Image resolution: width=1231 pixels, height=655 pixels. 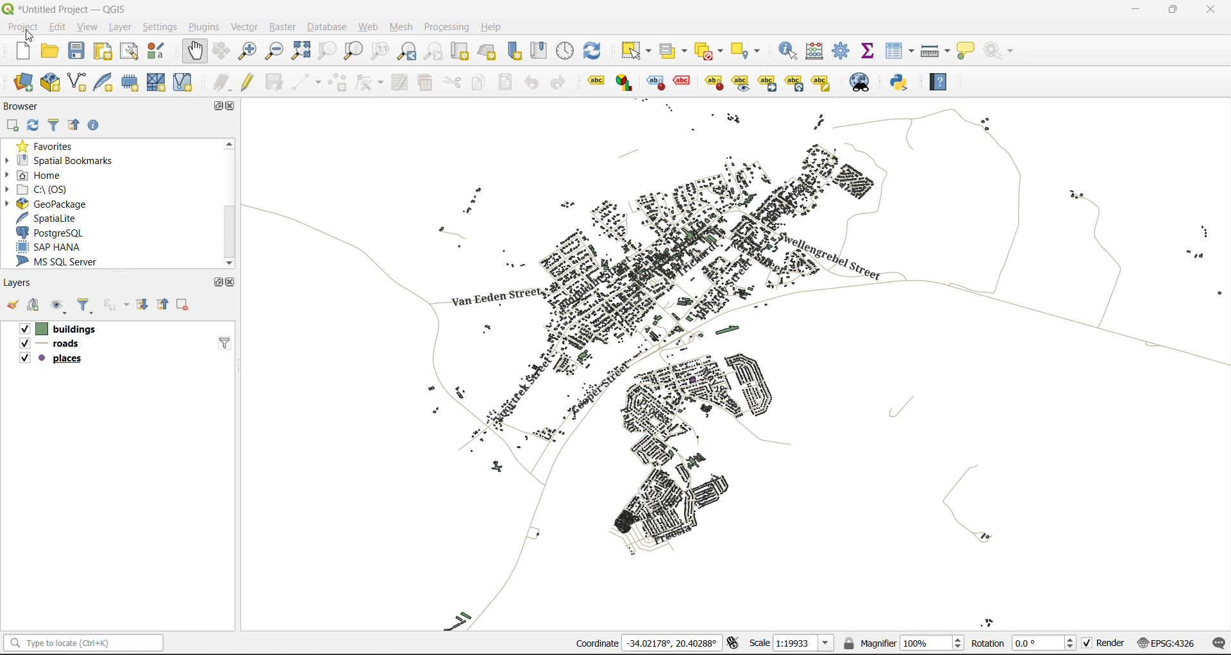 I want to click on modify, so click(x=397, y=82).